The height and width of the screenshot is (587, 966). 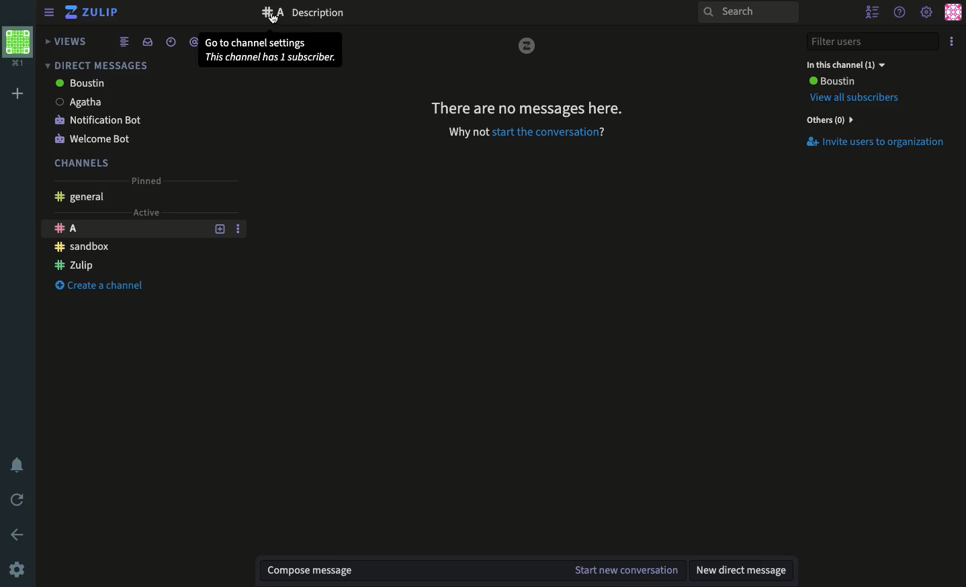 What do you see at coordinates (828, 120) in the screenshot?
I see `others (o)` at bounding box center [828, 120].